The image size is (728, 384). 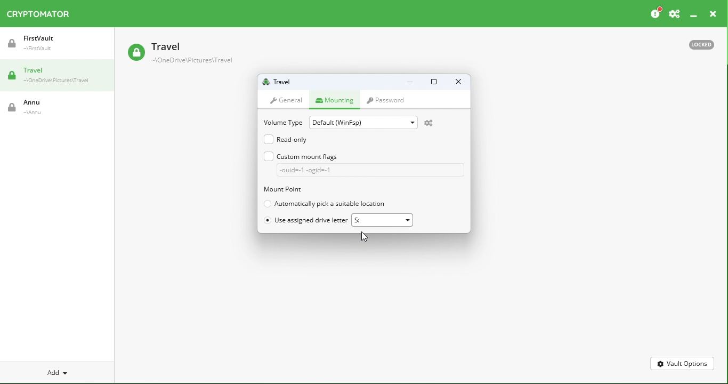 I want to click on S:, so click(x=384, y=219).